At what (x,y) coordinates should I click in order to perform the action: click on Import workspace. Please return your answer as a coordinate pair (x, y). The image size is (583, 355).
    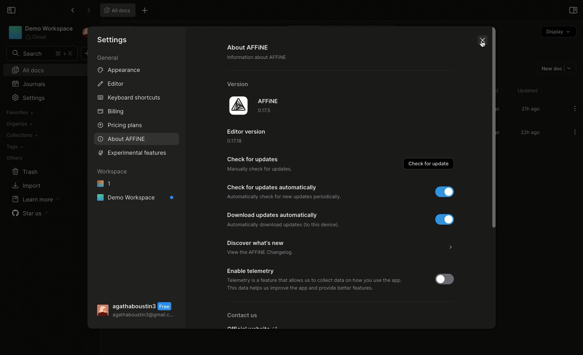
    Looking at the image, I should click on (38, 112).